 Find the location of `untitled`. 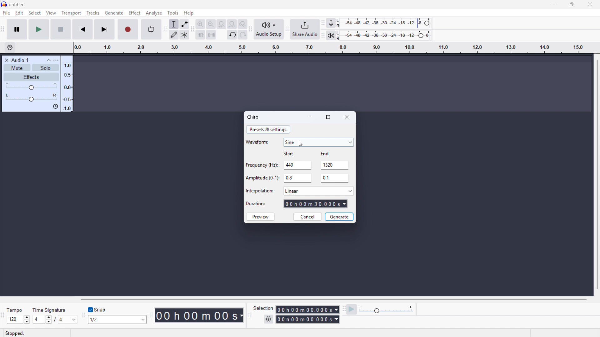

untitled is located at coordinates (17, 4).